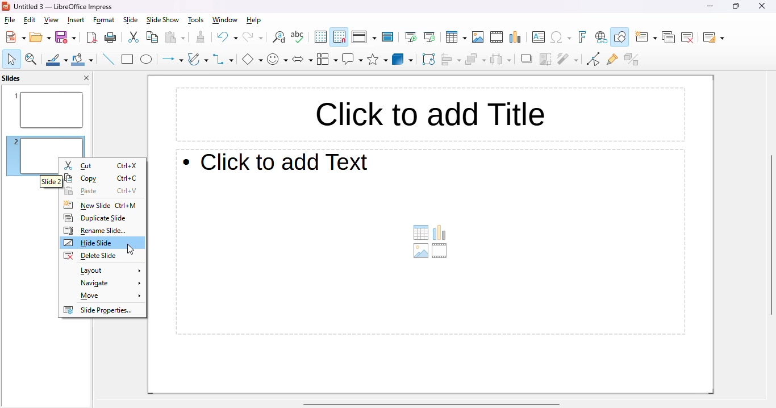 This screenshot has width=776, height=408. What do you see at coordinates (174, 38) in the screenshot?
I see `paste` at bounding box center [174, 38].